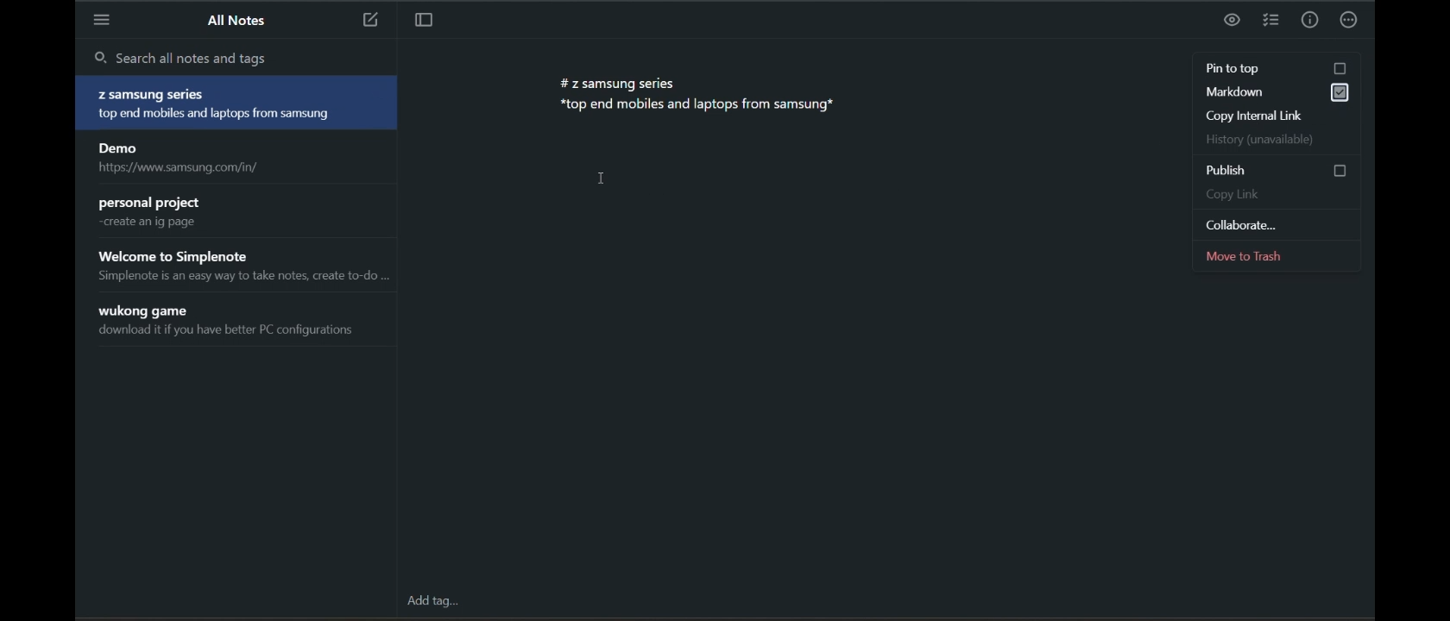 The height and width of the screenshot is (621, 1450). Describe the element at coordinates (368, 22) in the screenshot. I see `new note` at that location.